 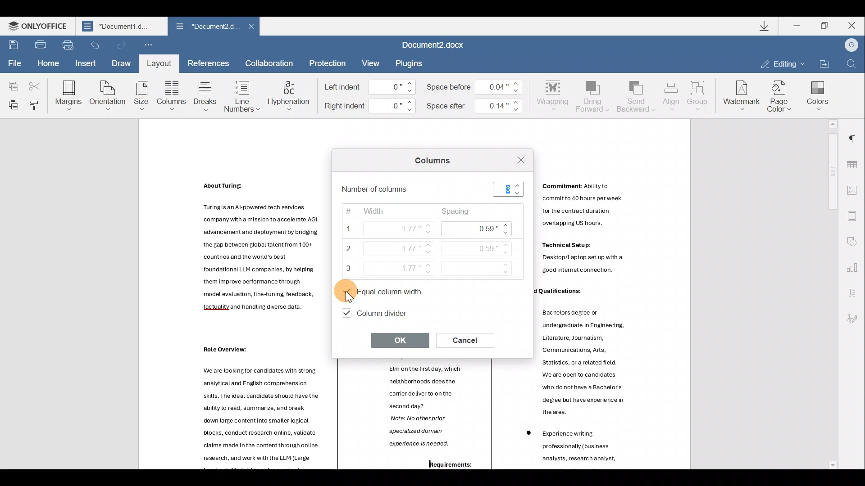 I want to click on Orientation, so click(x=108, y=94).